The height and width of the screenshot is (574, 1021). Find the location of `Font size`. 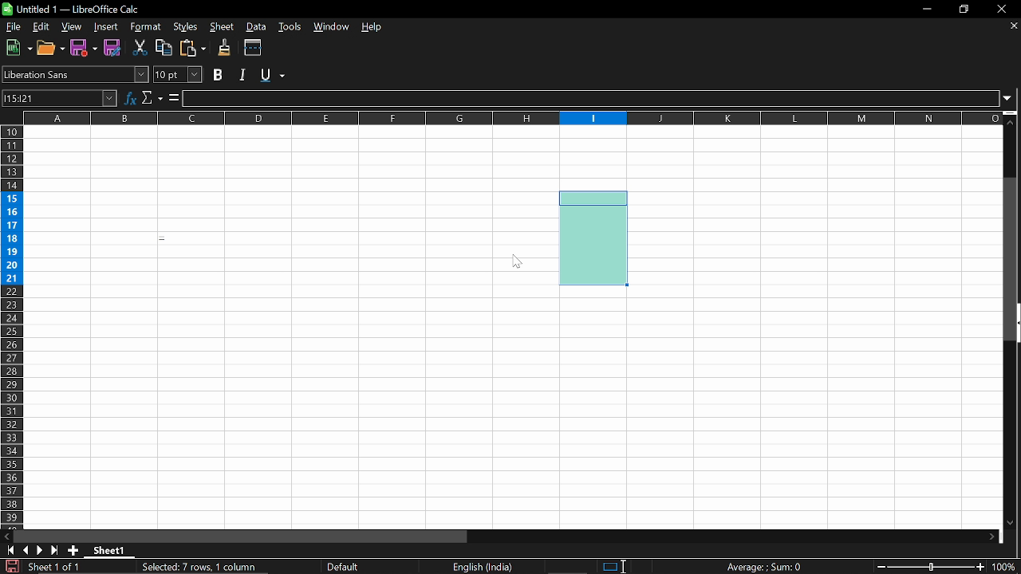

Font size is located at coordinates (179, 75).